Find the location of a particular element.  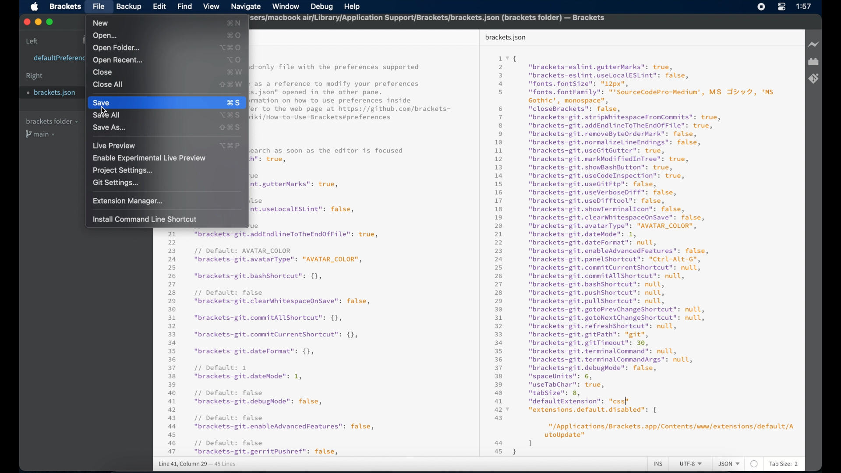

brackets.json is located at coordinates (50, 93).